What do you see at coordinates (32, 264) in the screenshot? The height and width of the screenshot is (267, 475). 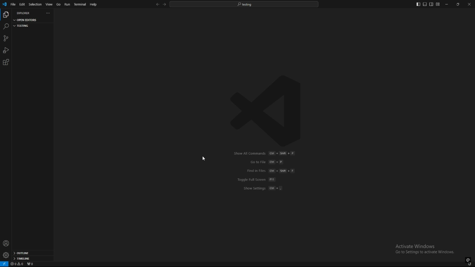 I see `ports forwarded` at bounding box center [32, 264].